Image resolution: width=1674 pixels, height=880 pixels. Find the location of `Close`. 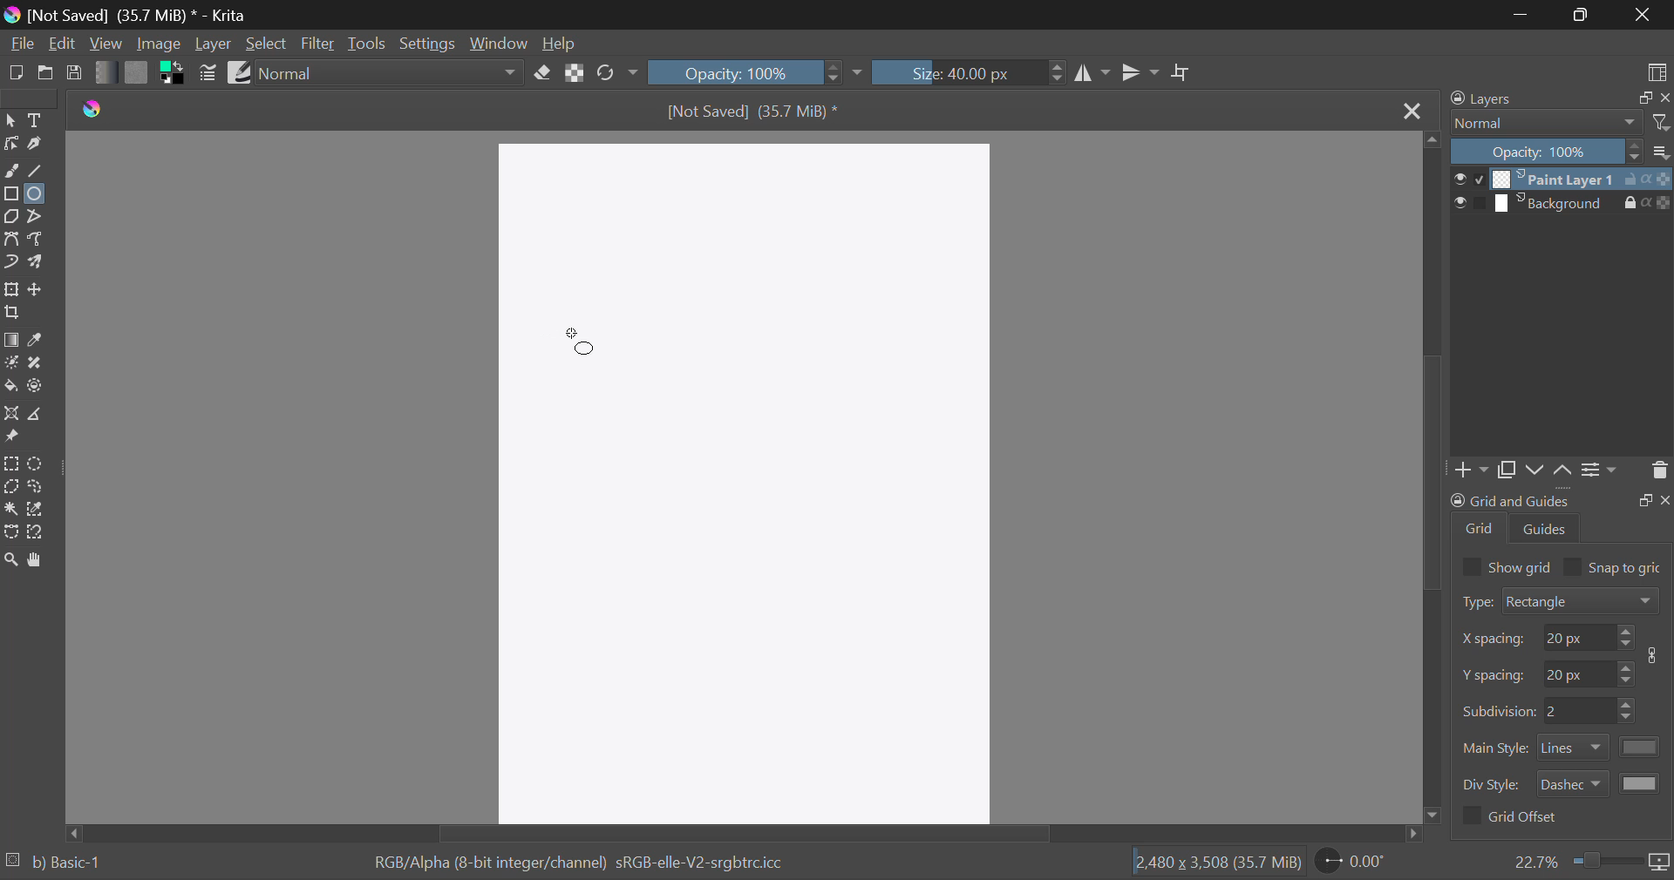

Close is located at coordinates (1643, 15).